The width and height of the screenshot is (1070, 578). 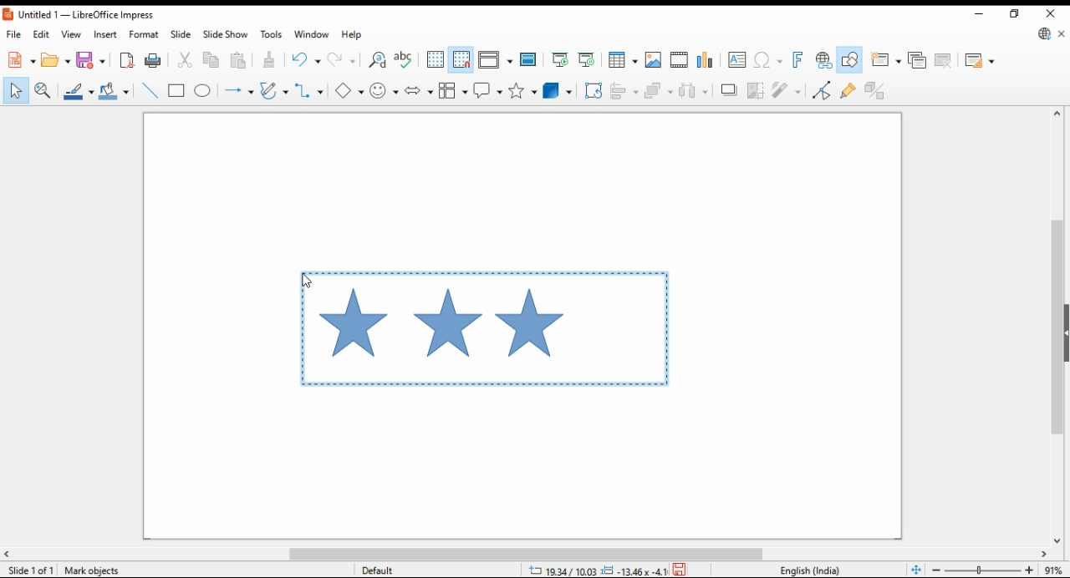 What do you see at coordinates (452, 90) in the screenshot?
I see `flowchart` at bounding box center [452, 90].